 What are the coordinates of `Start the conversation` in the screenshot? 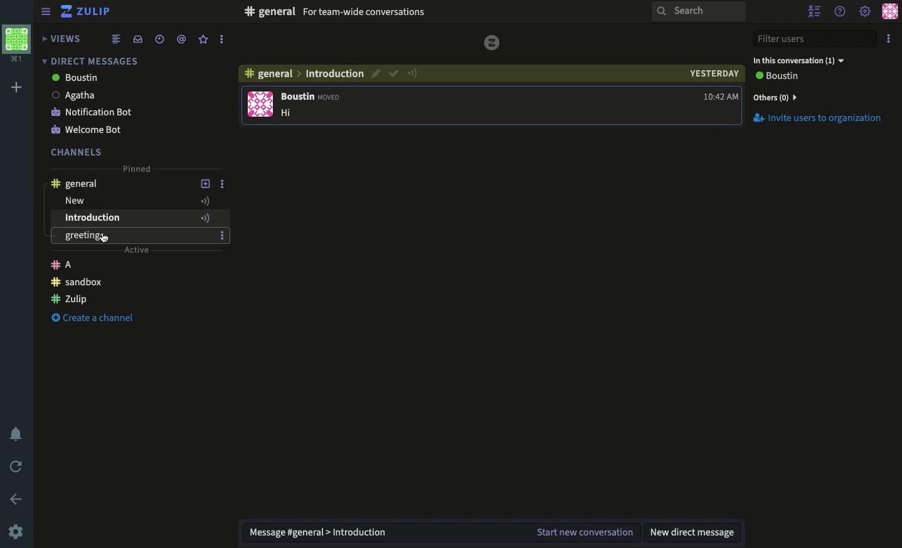 It's located at (583, 533).